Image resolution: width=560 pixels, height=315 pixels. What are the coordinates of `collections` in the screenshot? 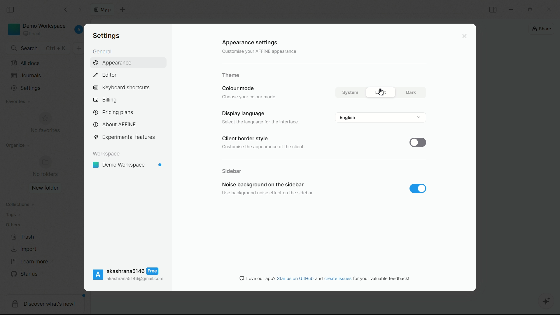 It's located at (20, 204).